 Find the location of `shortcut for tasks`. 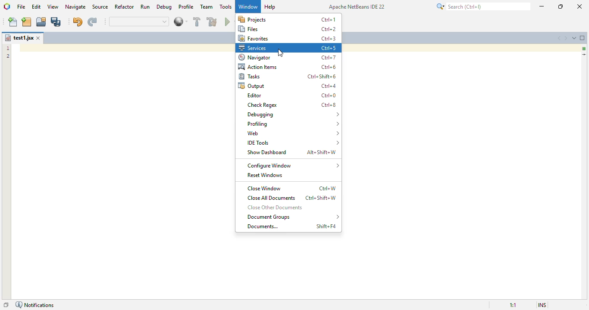

shortcut for tasks is located at coordinates (323, 76).